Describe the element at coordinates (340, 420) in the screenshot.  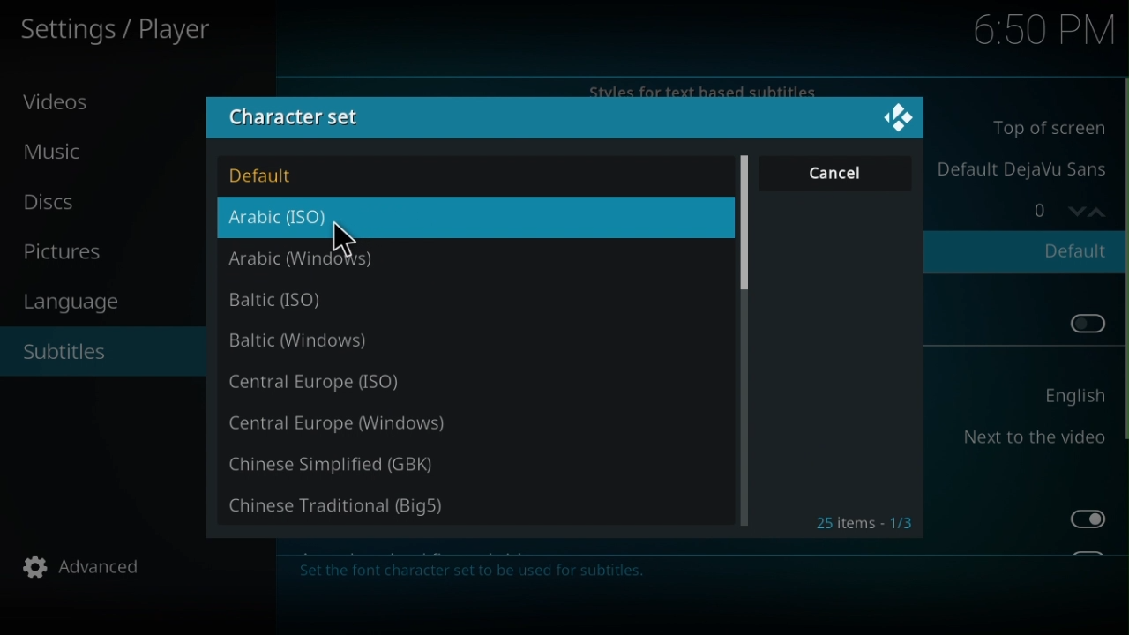
I see `Central Europe (Windows)` at that location.